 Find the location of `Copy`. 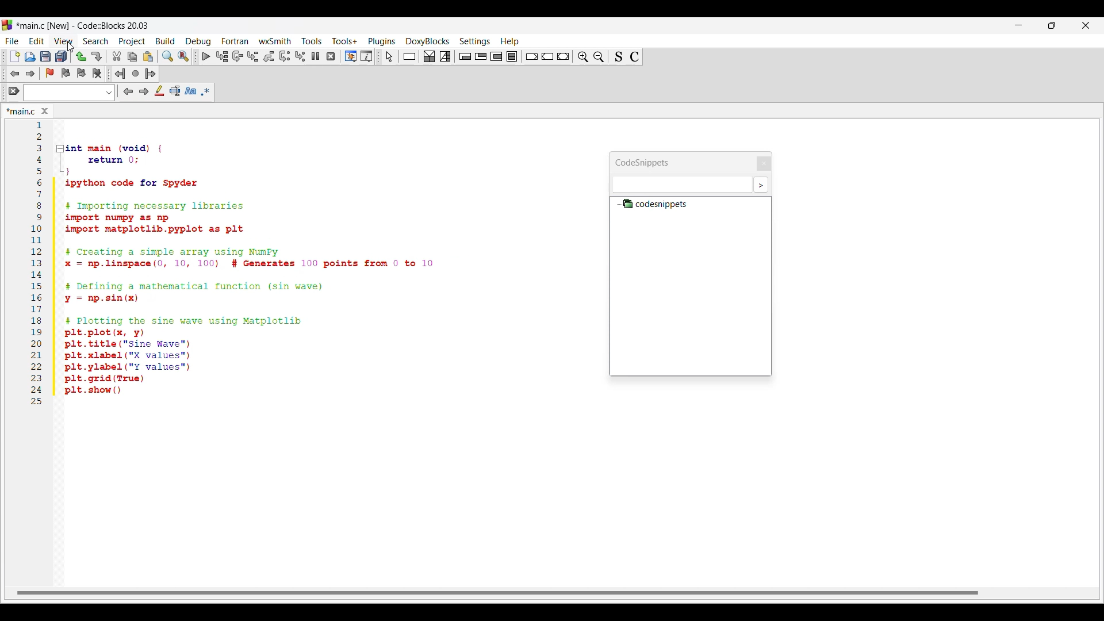

Copy is located at coordinates (132, 56).